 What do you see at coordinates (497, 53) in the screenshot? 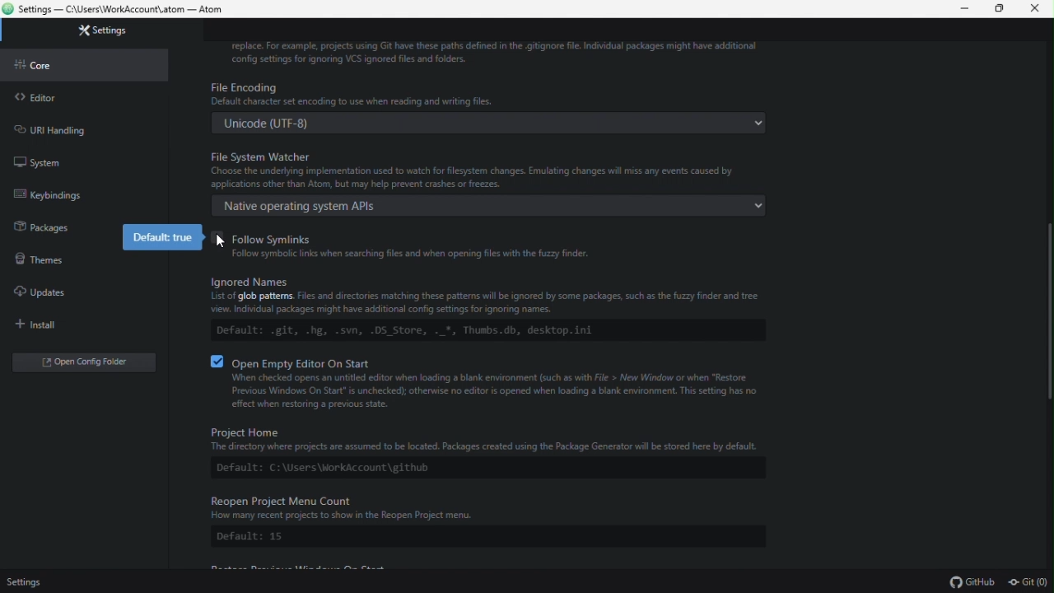
I see `text` at bounding box center [497, 53].